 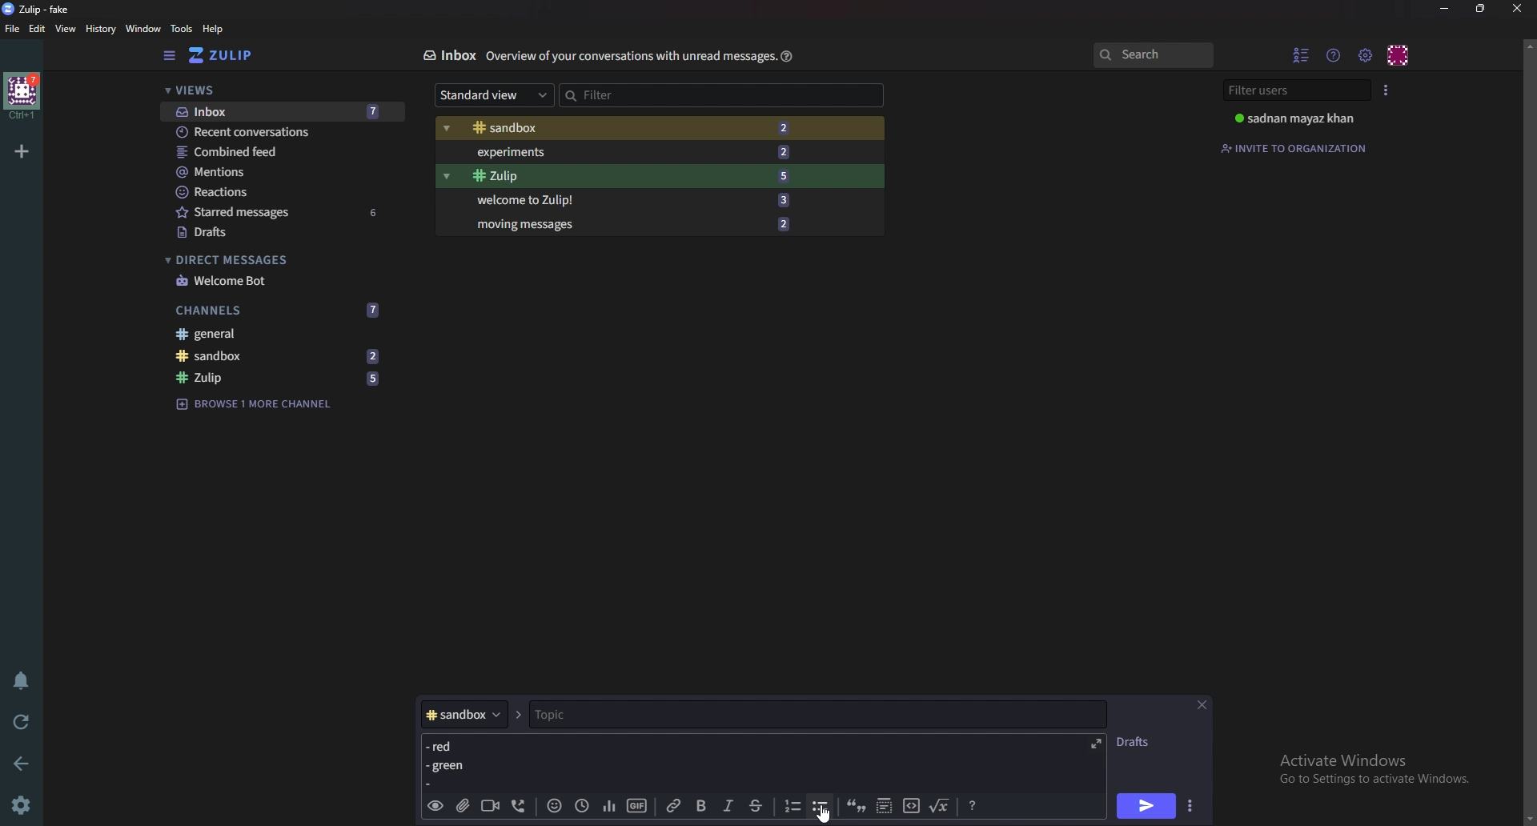 What do you see at coordinates (1386, 90) in the screenshot?
I see `User list style` at bounding box center [1386, 90].